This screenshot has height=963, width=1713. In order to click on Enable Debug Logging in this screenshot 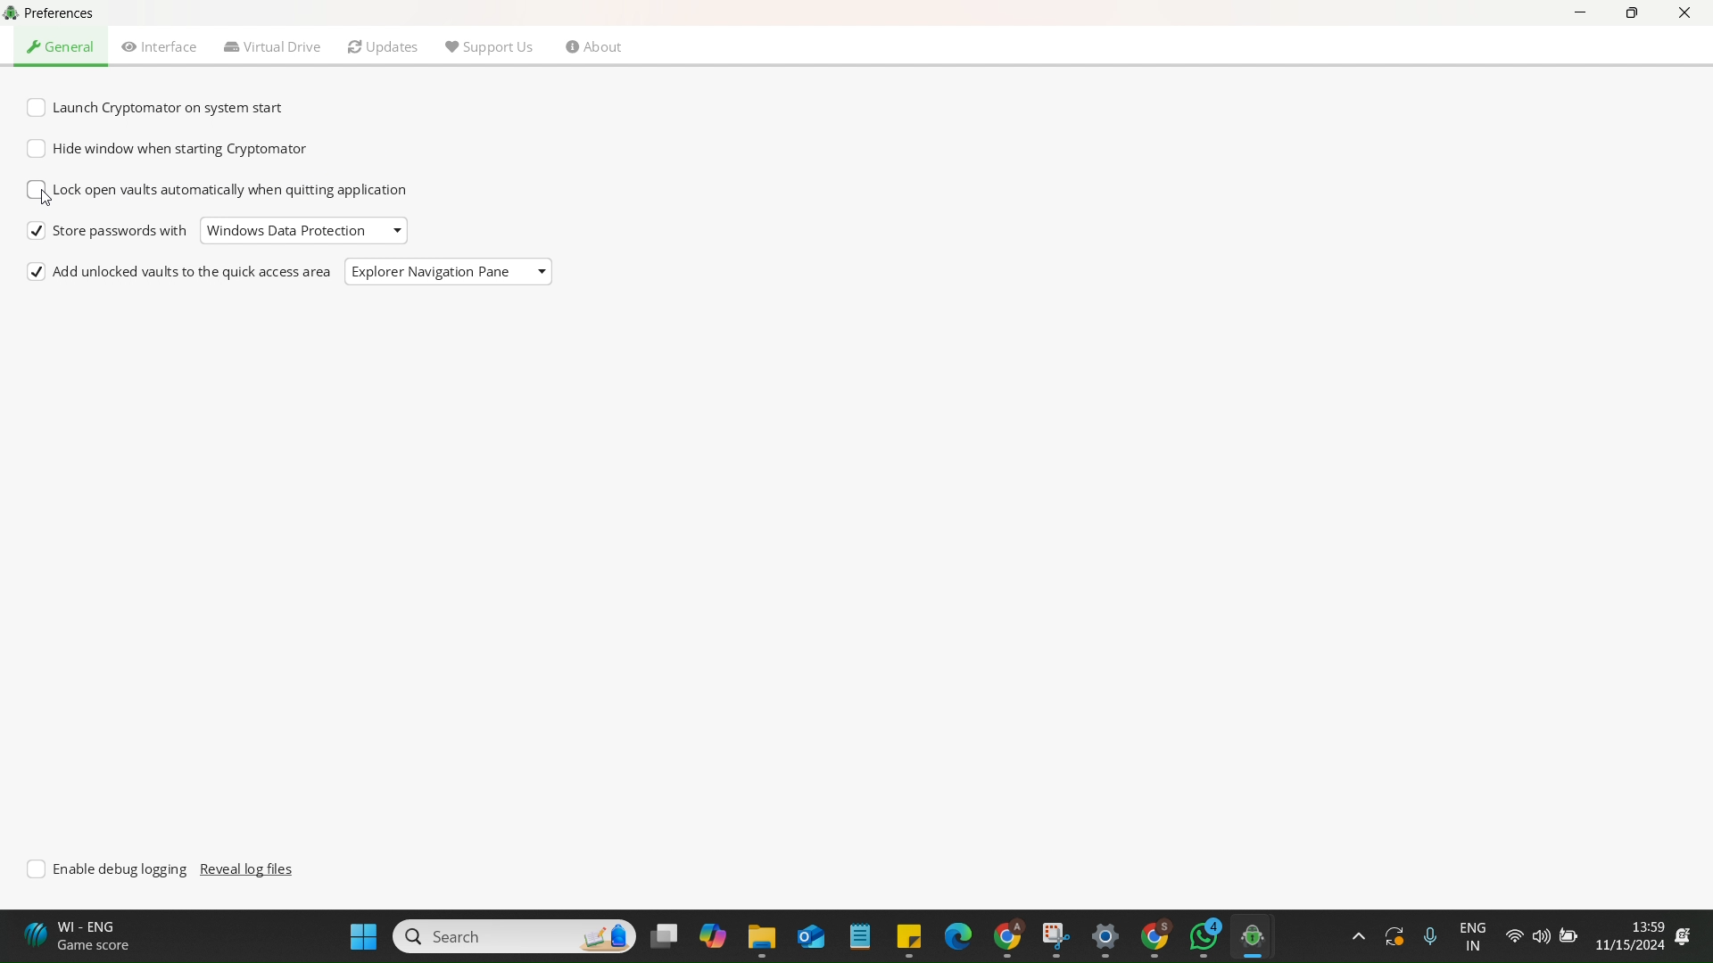, I will do `click(111, 869)`.